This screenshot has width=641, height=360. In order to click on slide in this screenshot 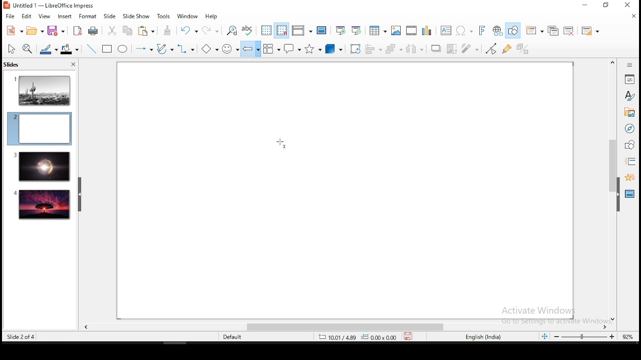, I will do `click(41, 166)`.